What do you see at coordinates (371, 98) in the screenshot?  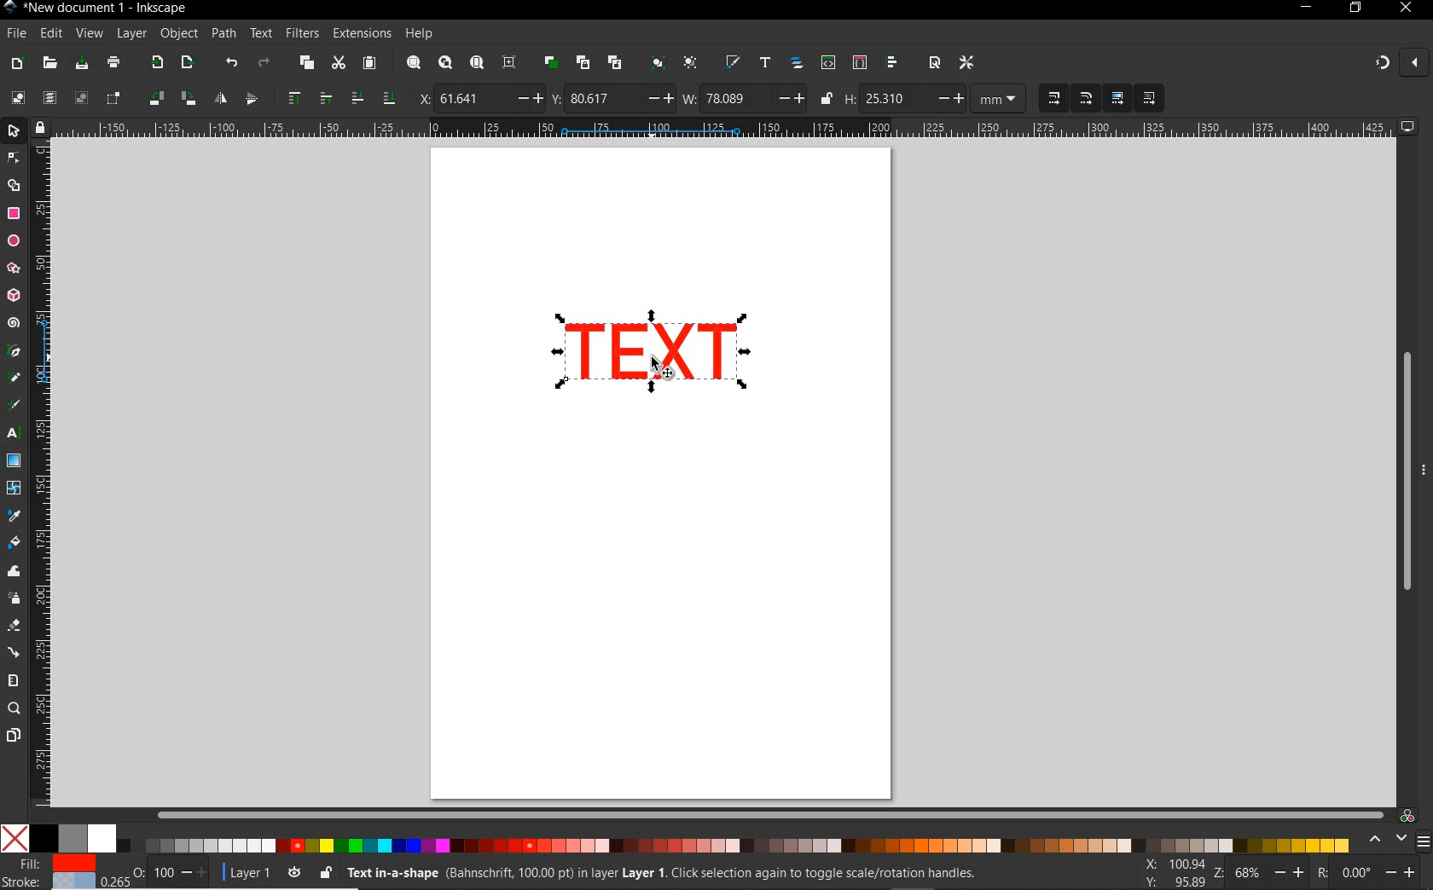 I see `lower selection` at bounding box center [371, 98].